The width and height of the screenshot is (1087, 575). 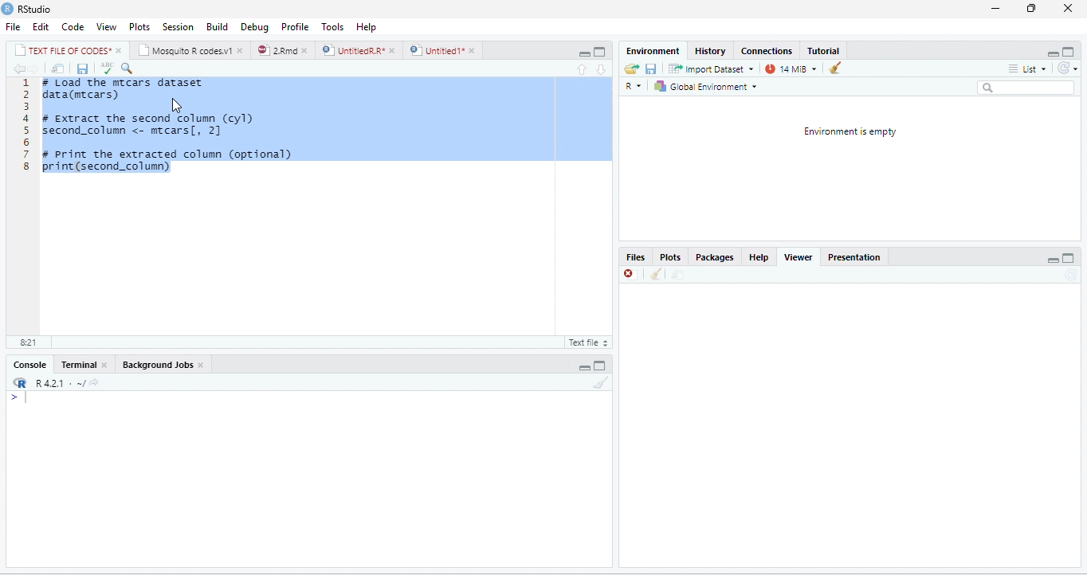 What do you see at coordinates (1030, 10) in the screenshot?
I see `restore down` at bounding box center [1030, 10].